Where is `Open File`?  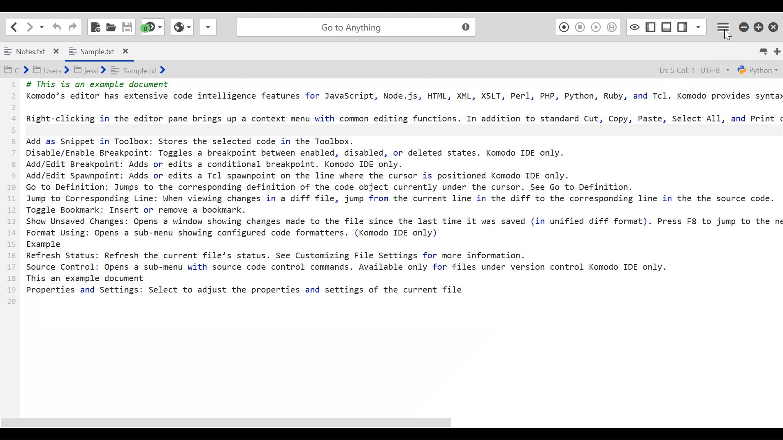
Open File is located at coordinates (111, 26).